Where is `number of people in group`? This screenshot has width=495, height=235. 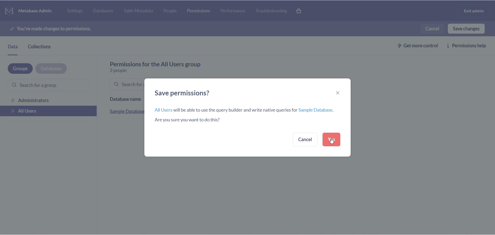 number of people in group is located at coordinates (124, 70).